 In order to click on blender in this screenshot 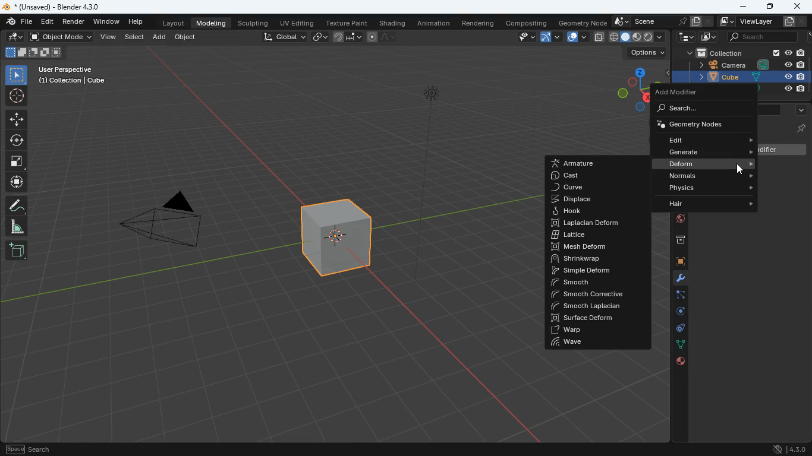, I will do `click(57, 6)`.